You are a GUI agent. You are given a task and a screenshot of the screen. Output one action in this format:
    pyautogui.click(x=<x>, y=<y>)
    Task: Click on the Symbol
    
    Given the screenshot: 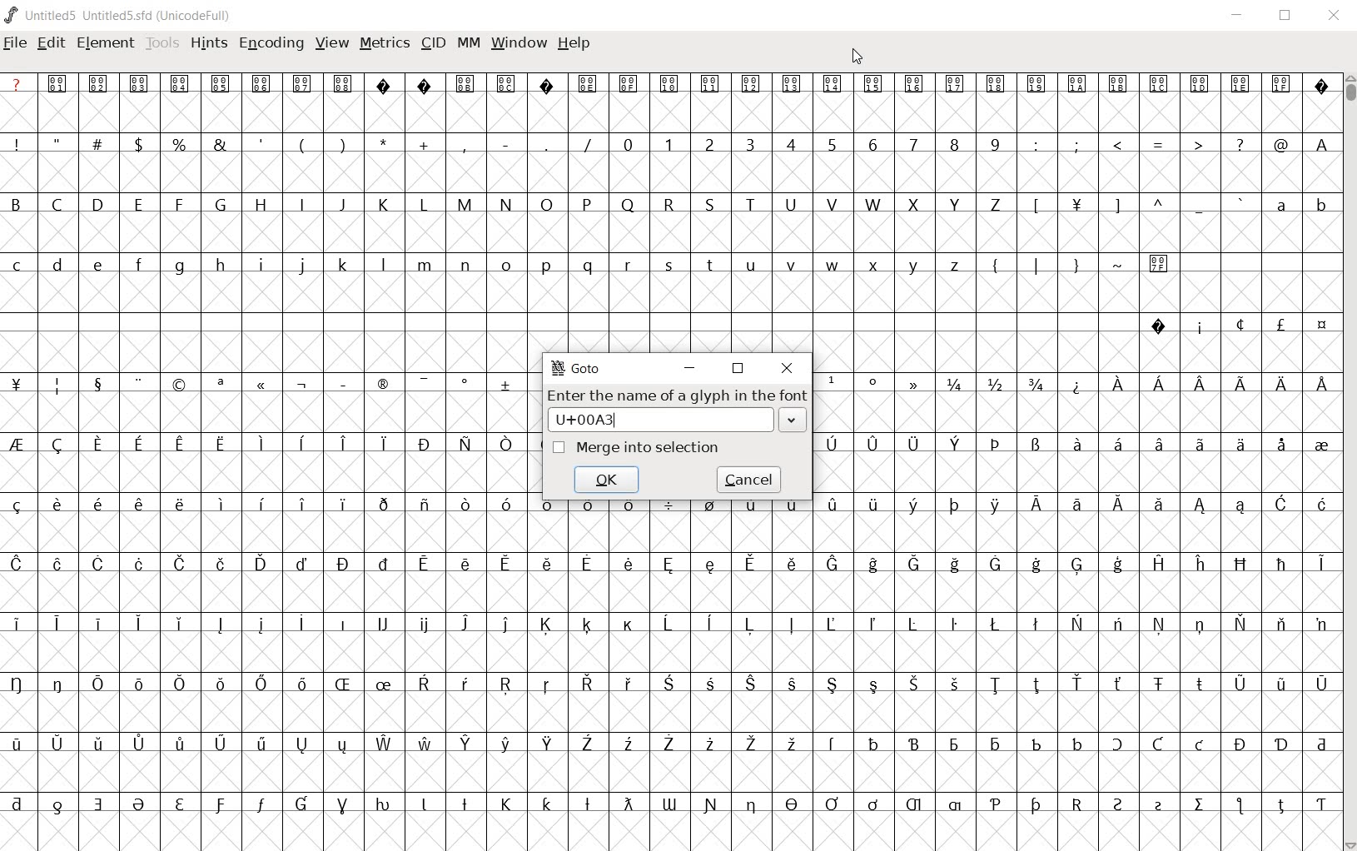 What is the action you would take?
    pyautogui.click(x=58, y=684)
    